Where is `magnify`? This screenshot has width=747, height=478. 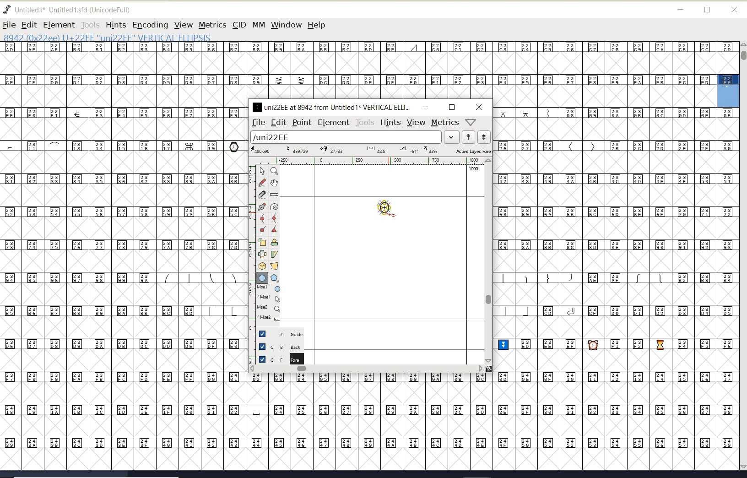
magnify is located at coordinates (274, 171).